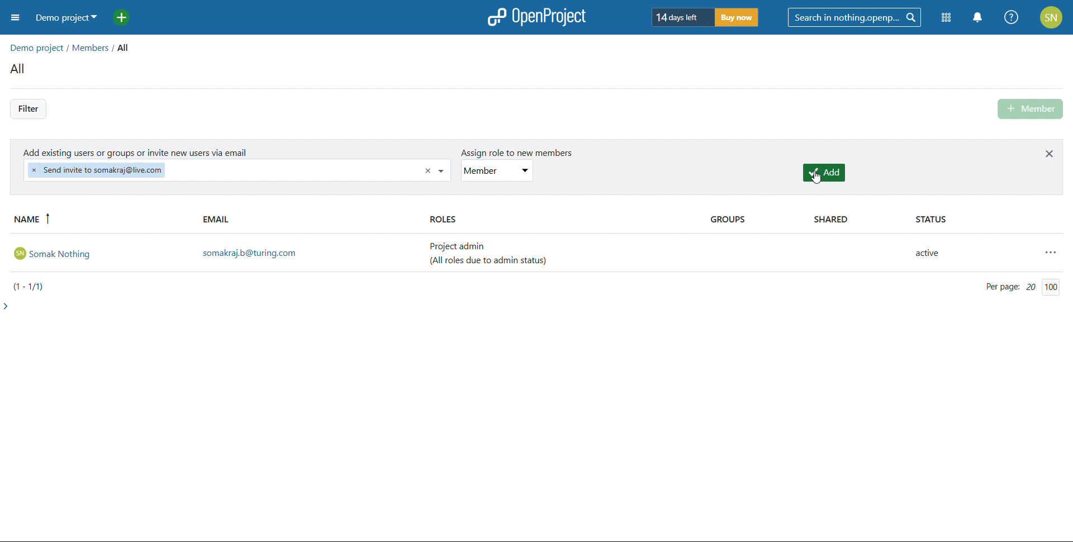 This screenshot has height=542, width=1073. I want to click on actions, so click(1052, 252).